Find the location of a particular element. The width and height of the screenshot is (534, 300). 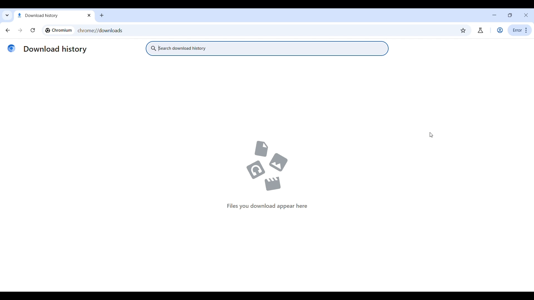

Account is located at coordinates (500, 30).